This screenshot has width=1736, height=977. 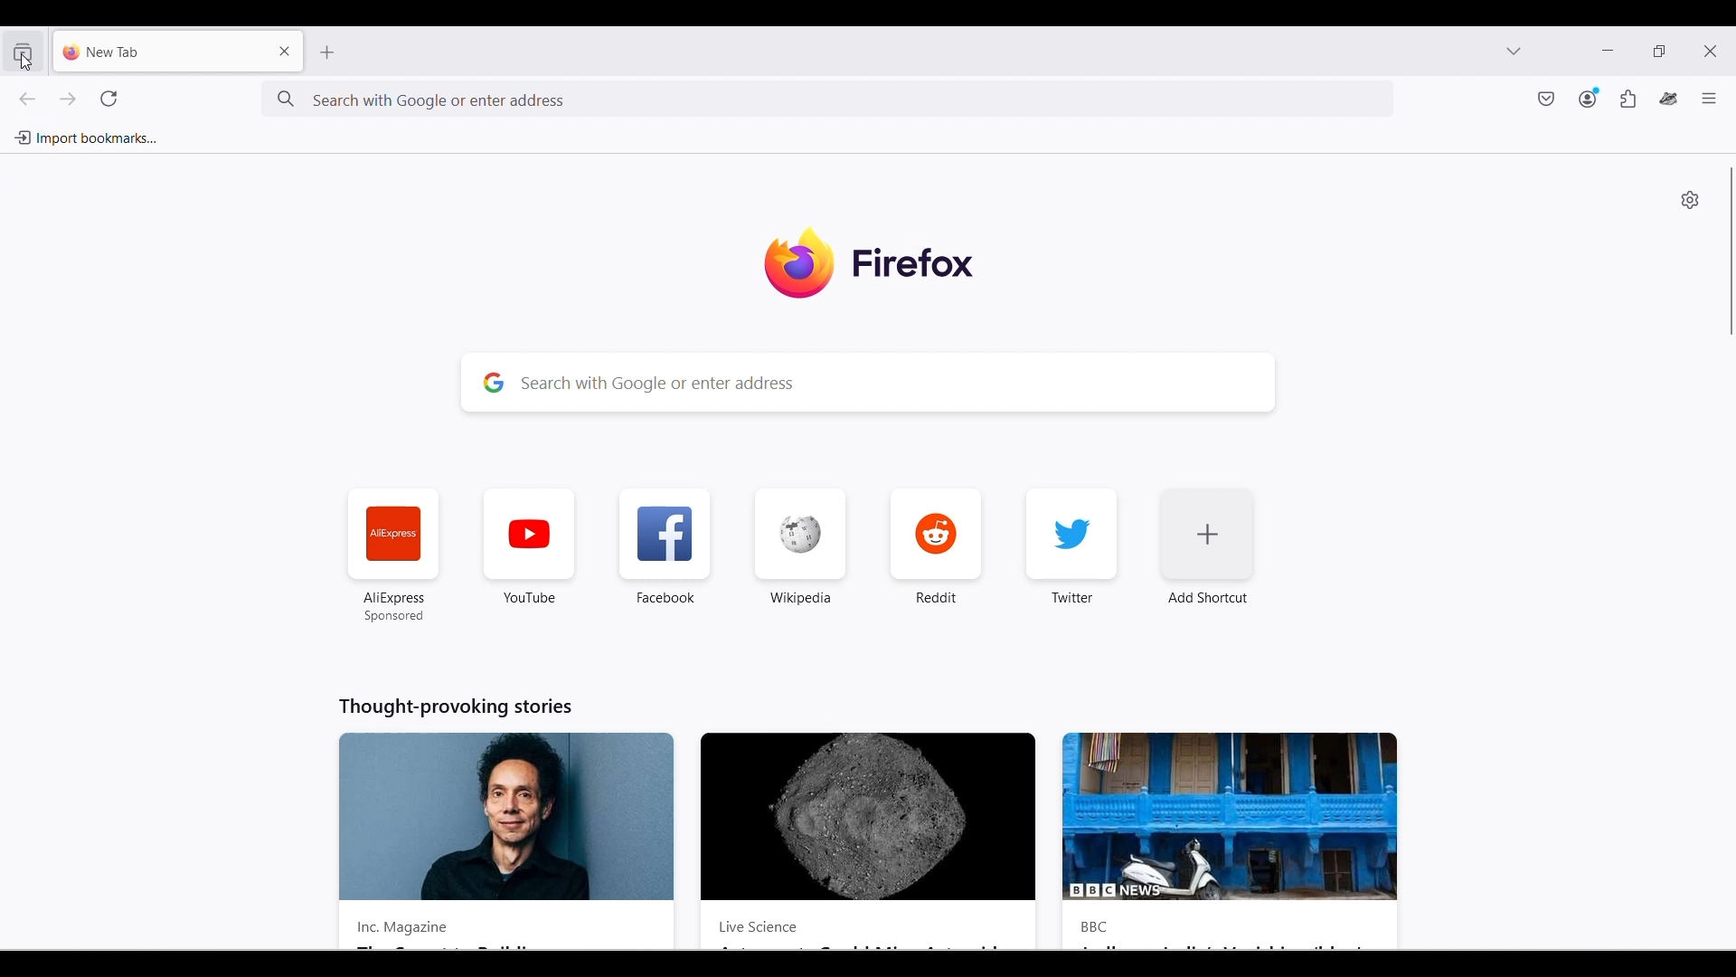 I want to click on Go forward one page, so click(x=66, y=99).